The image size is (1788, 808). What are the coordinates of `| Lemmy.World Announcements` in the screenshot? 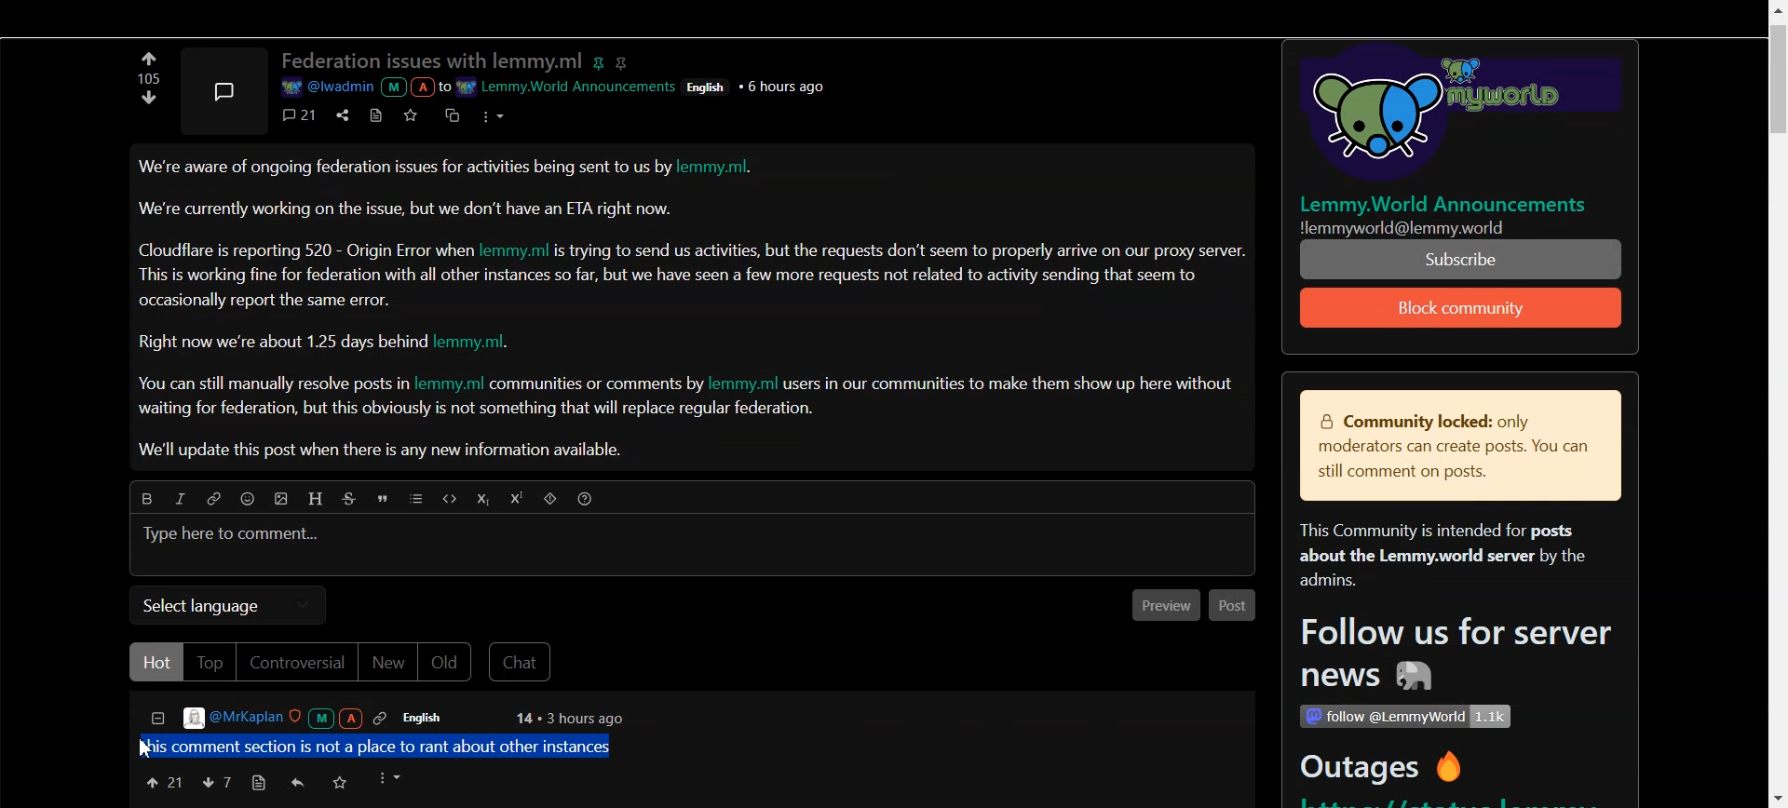 It's located at (1452, 204).